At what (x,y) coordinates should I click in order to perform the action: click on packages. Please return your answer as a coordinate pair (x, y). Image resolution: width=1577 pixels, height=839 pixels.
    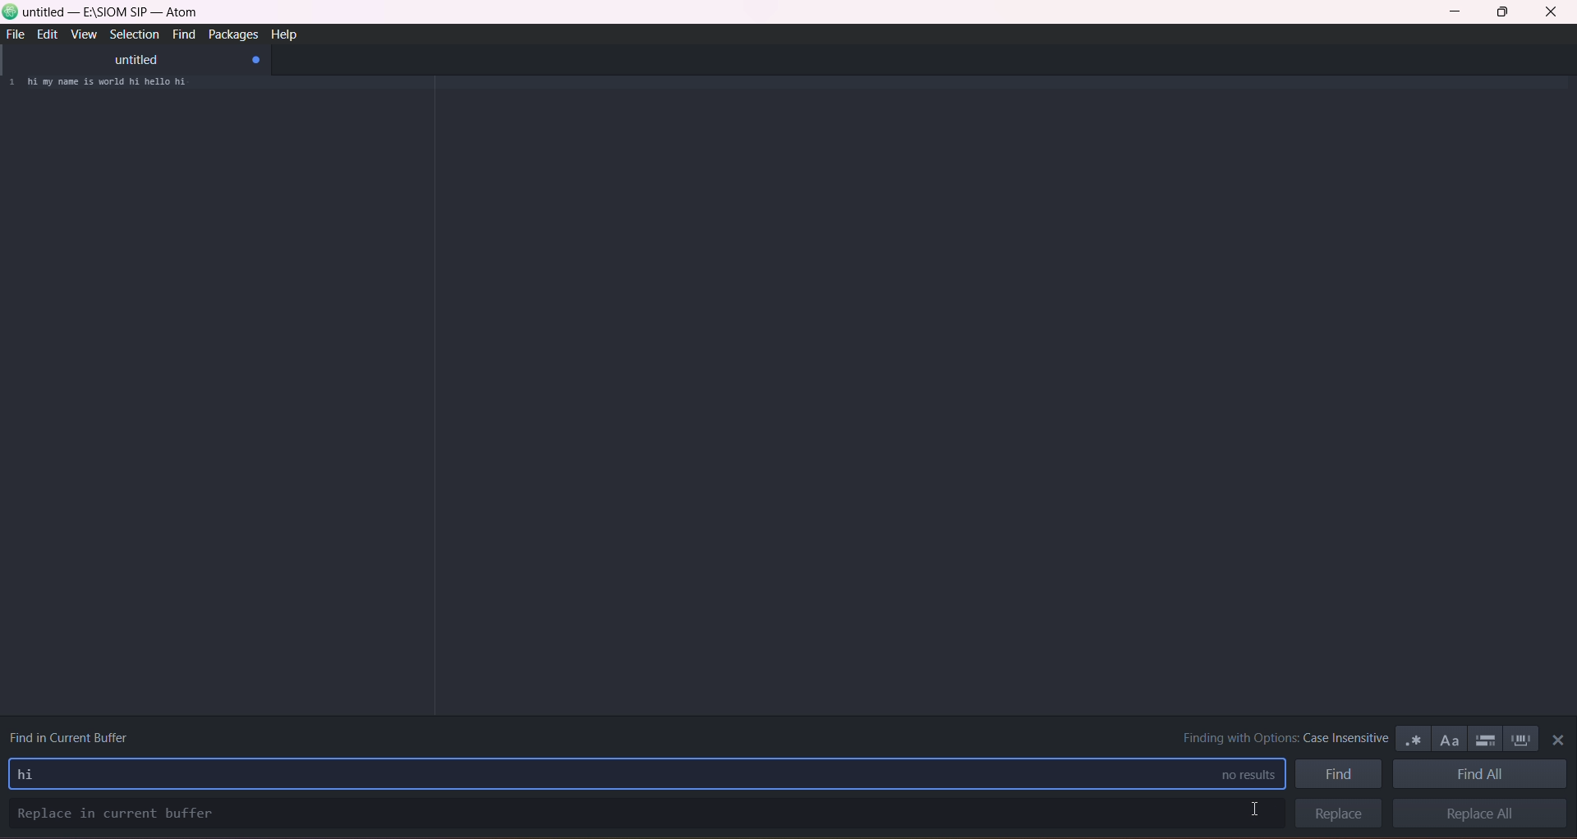
    Looking at the image, I should click on (230, 35).